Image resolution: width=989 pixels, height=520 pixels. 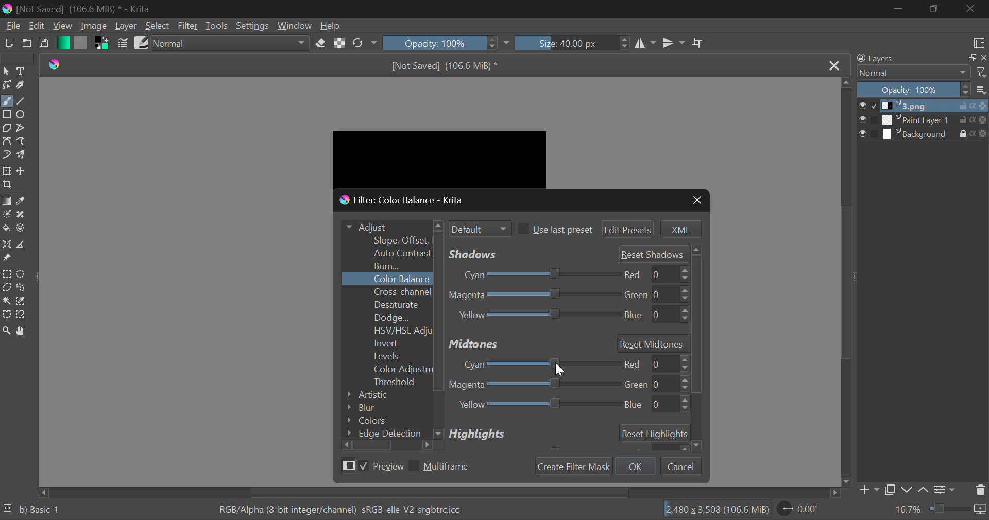 I want to click on Cancel, so click(x=680, y=465).